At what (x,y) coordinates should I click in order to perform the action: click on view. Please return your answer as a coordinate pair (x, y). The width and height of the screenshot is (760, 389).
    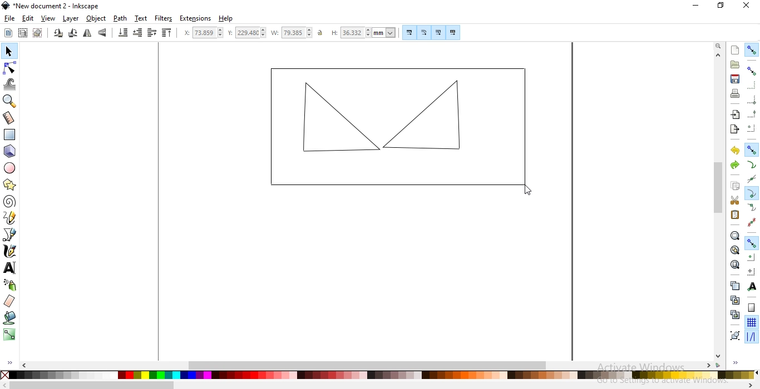
    Looking at the image, I should click on (48, 19).